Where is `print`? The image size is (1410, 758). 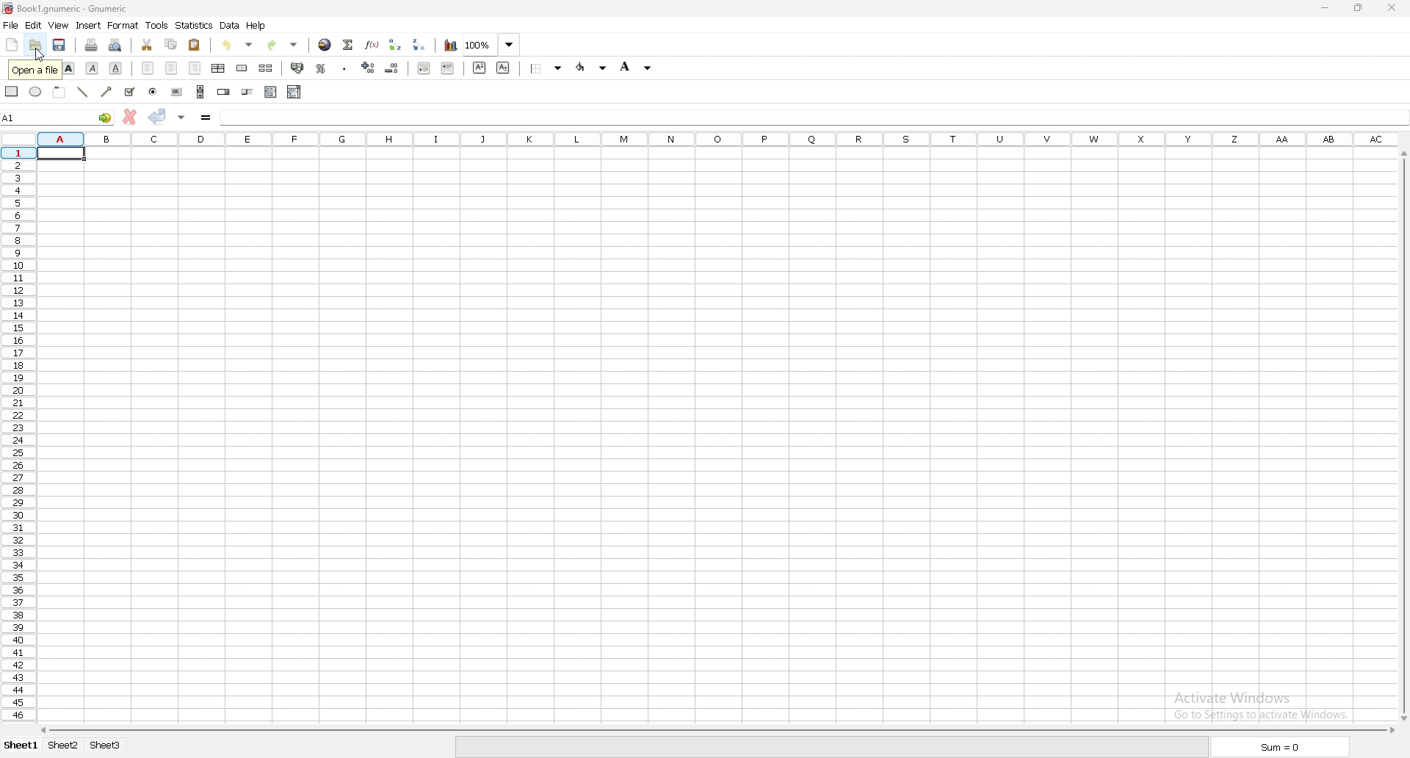 print is located at coordinates (91, 44).